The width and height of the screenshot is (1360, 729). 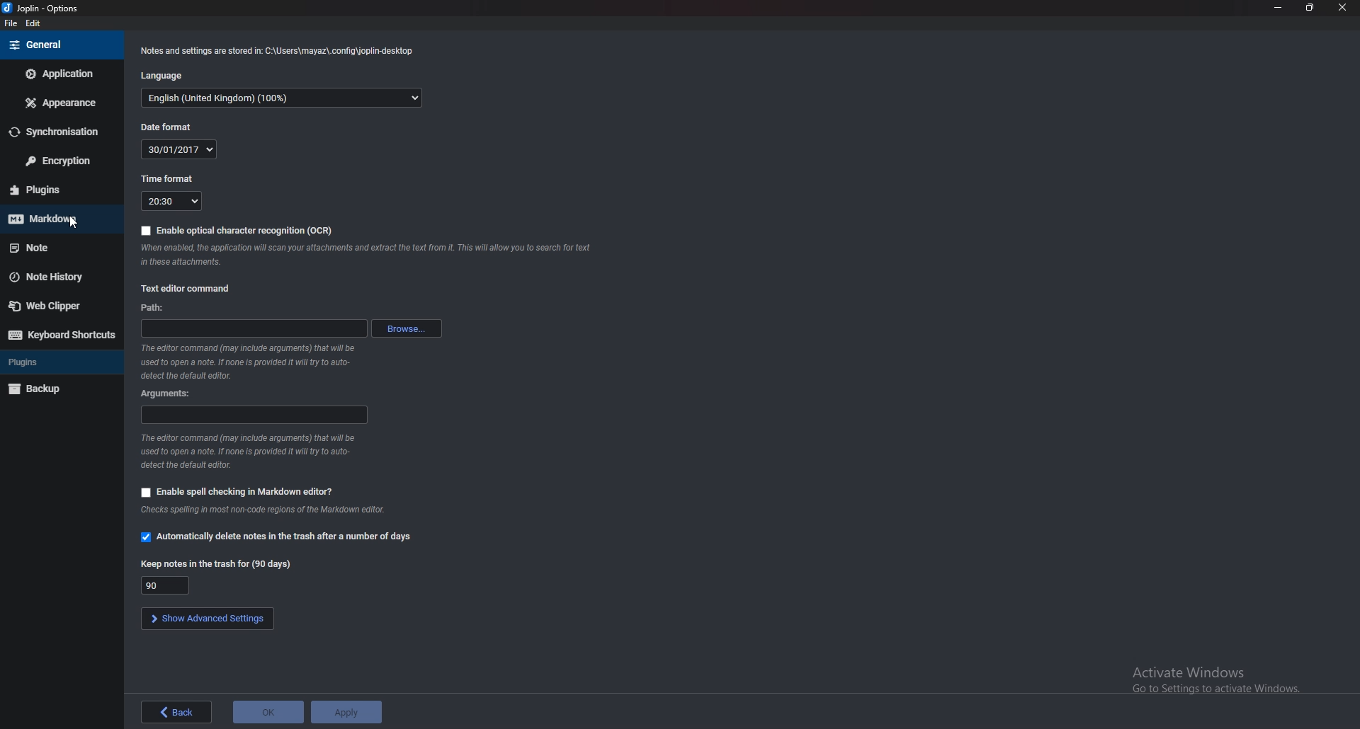 What do you see at coordinates (165, 76) in the screenshot?
I see `Language` at bounding box center [165, 76].